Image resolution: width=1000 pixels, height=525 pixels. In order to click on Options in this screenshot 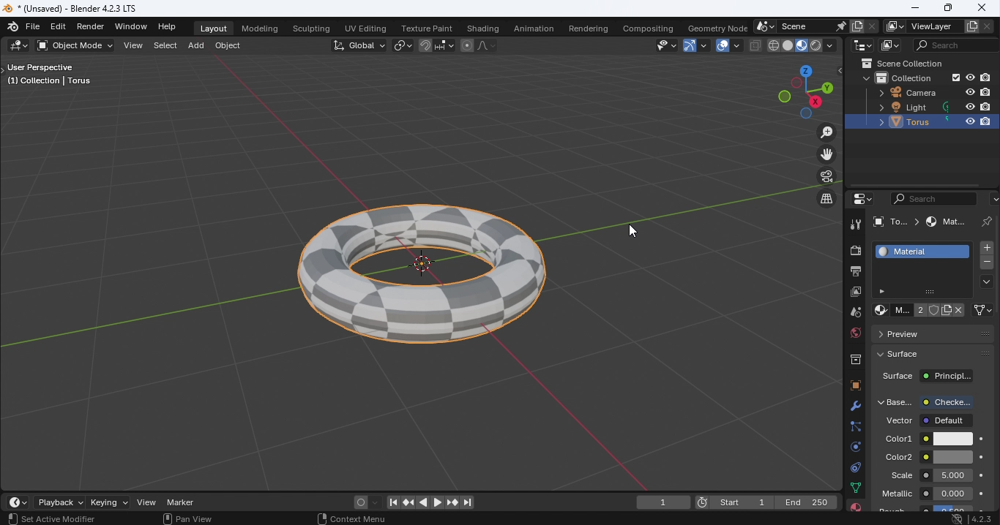, I will do `click(993, 198)`.